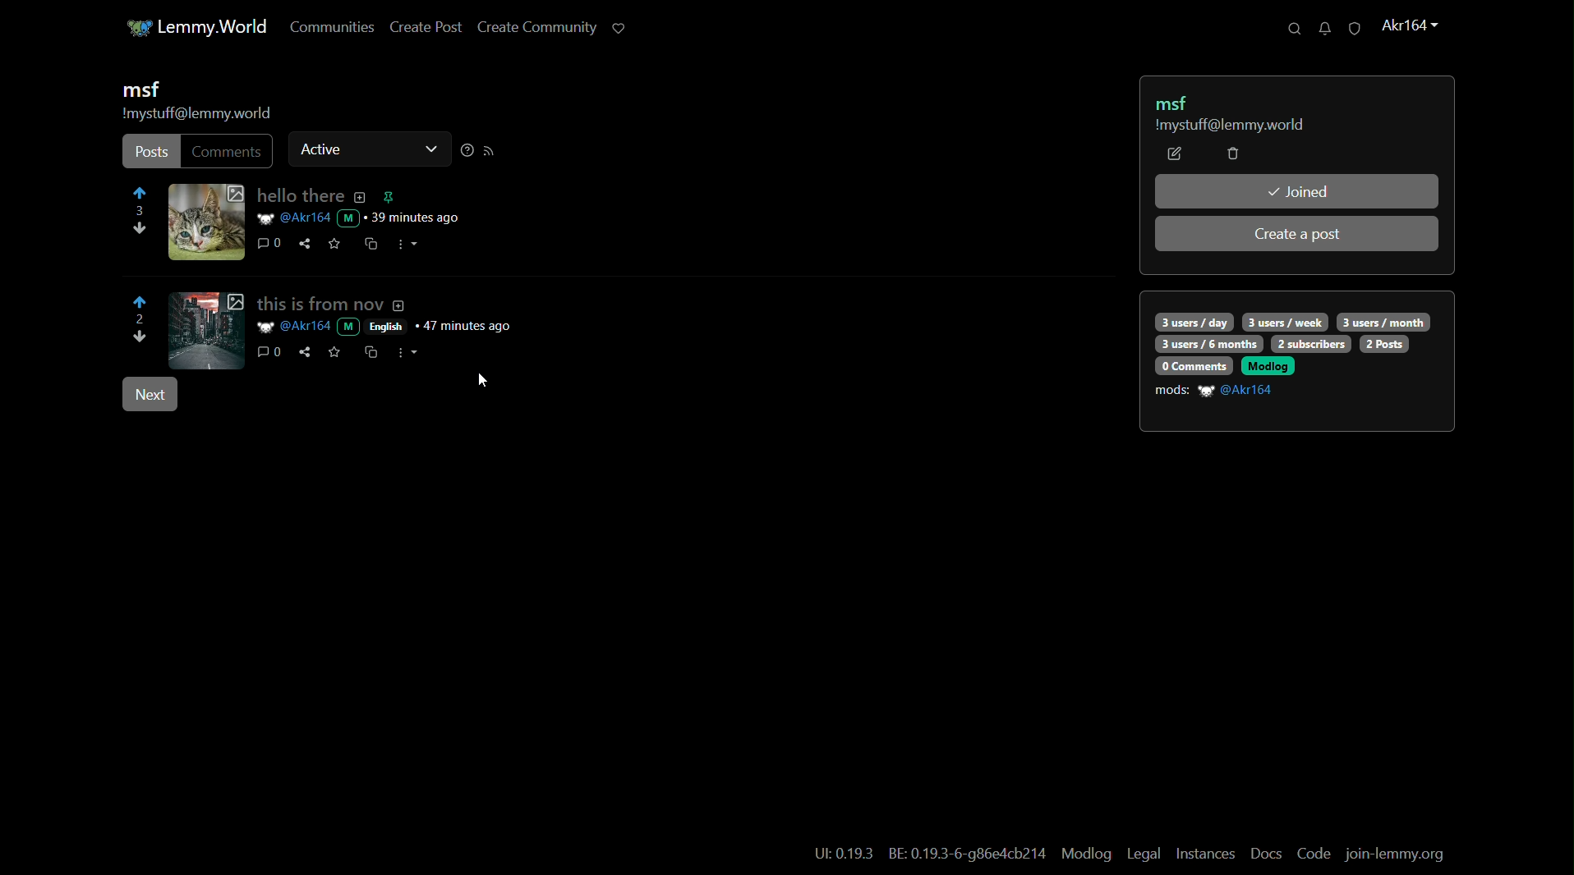 This screenshot has width=1574, height=875. I want to click on downvote, so click(137, 231).